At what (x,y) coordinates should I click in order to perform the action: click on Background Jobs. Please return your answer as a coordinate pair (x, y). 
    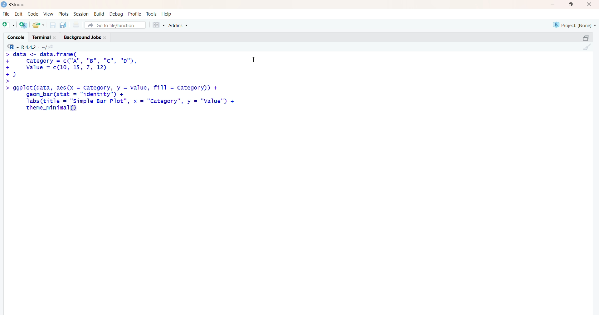
    Looking at the image, I should click on (85, 36).